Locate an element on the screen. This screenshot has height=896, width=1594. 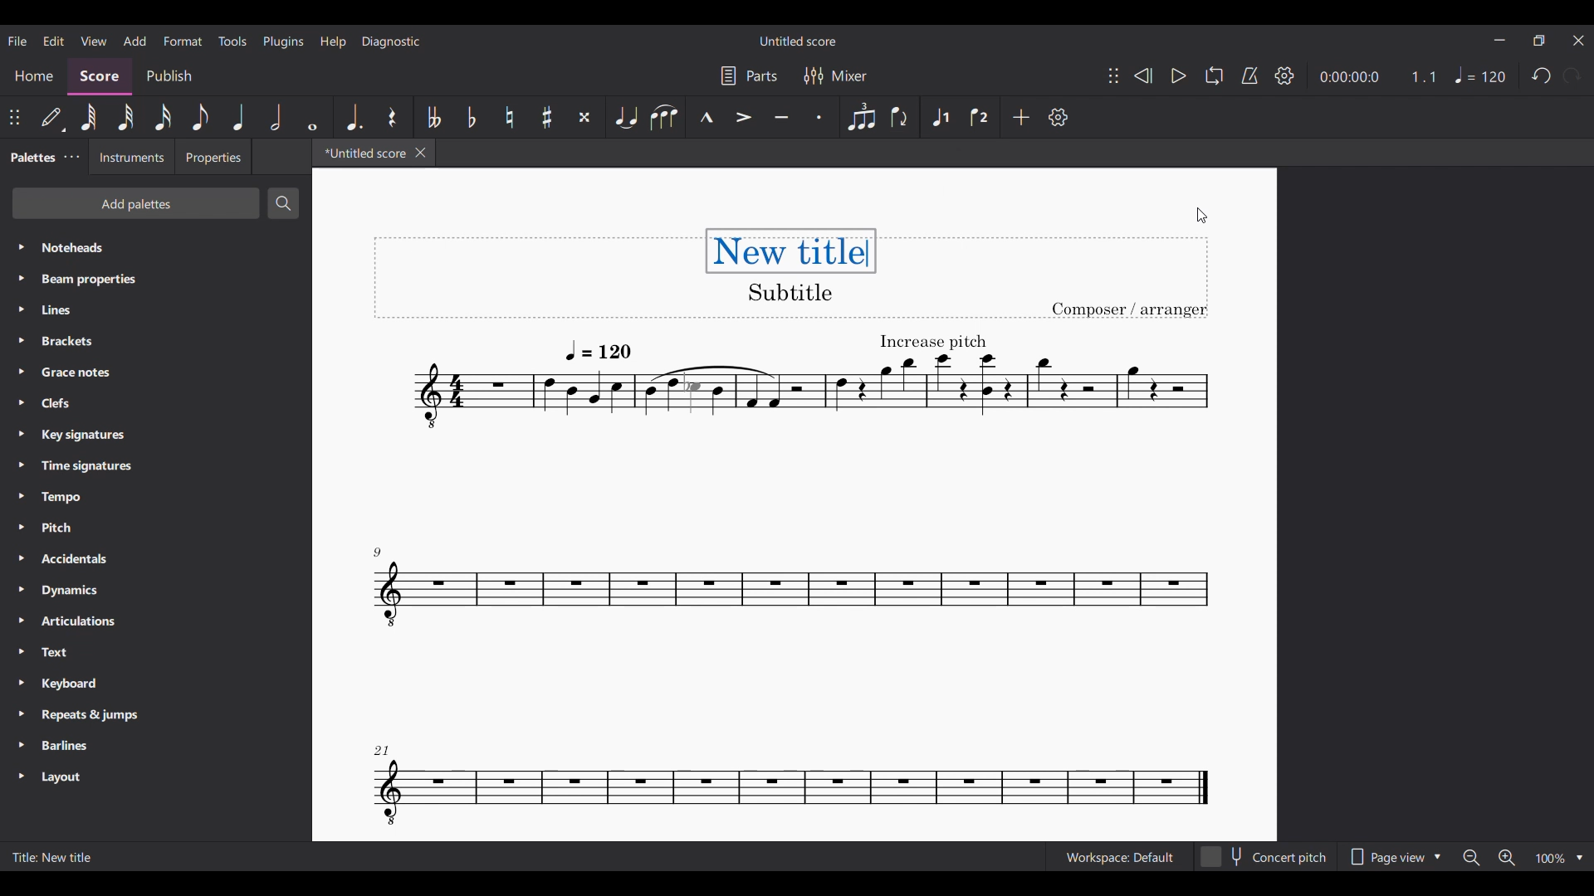
Rewind is located at coordinates (1142, 75).